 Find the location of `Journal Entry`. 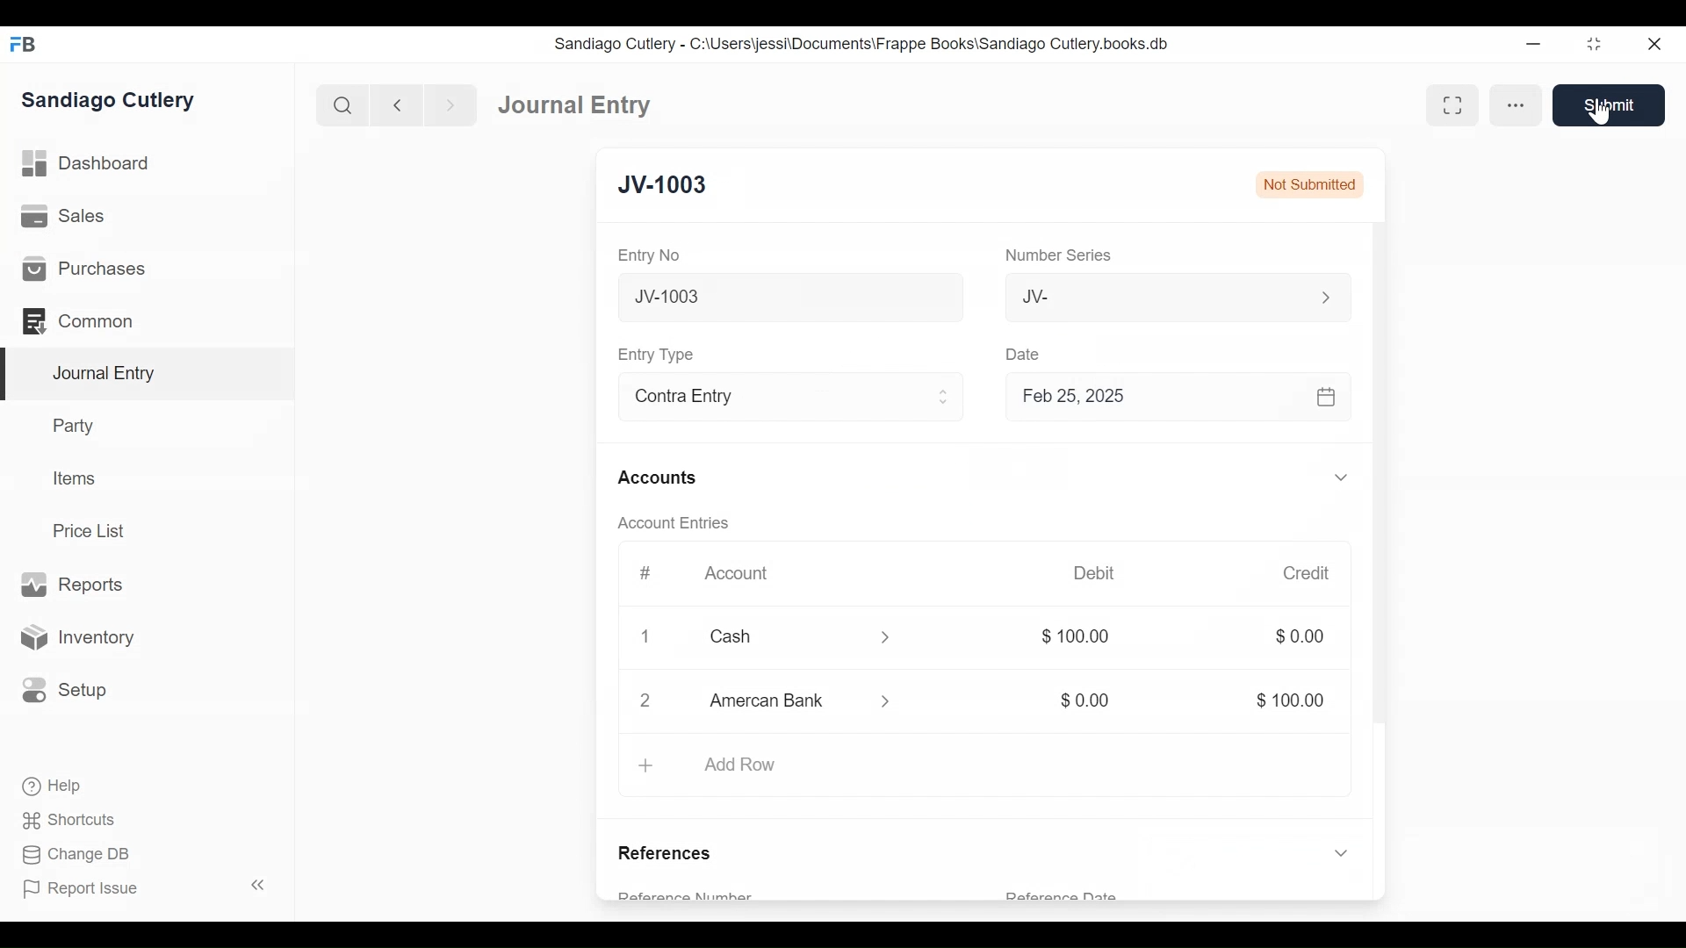

Journal Entry is located at coordinates (578, 106).